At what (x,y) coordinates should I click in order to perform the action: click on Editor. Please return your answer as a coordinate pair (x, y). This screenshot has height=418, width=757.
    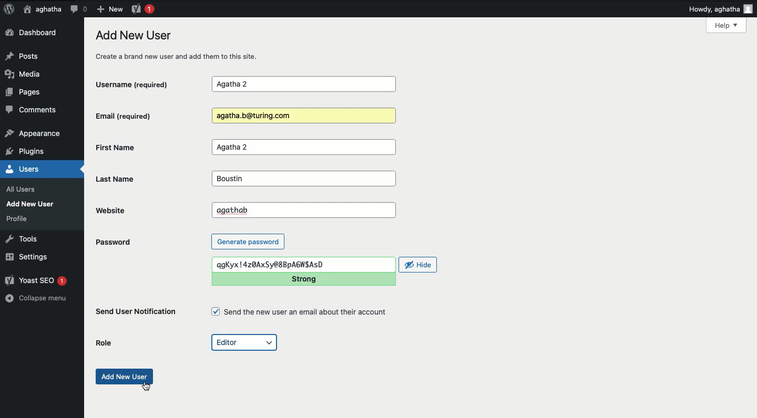
    Looking at the image, I should click on (244, 343).